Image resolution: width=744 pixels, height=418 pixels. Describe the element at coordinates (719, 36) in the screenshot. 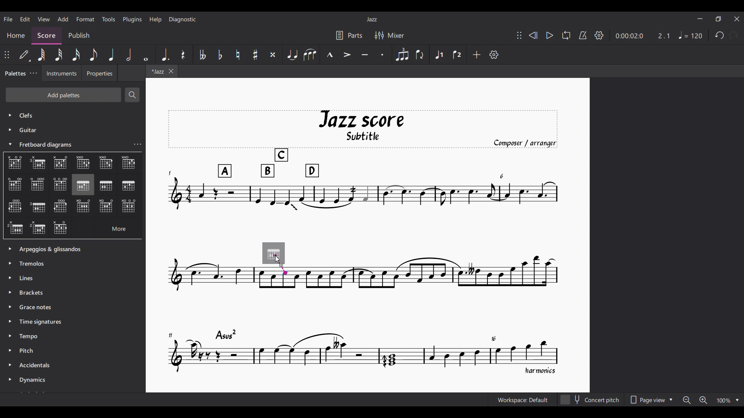

I see `Undo` at that location.